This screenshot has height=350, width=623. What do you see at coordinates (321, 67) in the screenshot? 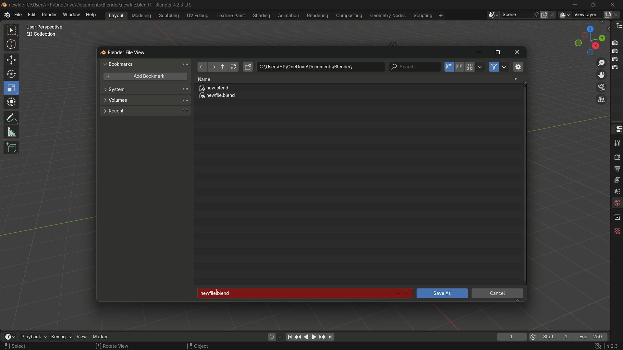
I see `location` at bounding box center [321, 67].